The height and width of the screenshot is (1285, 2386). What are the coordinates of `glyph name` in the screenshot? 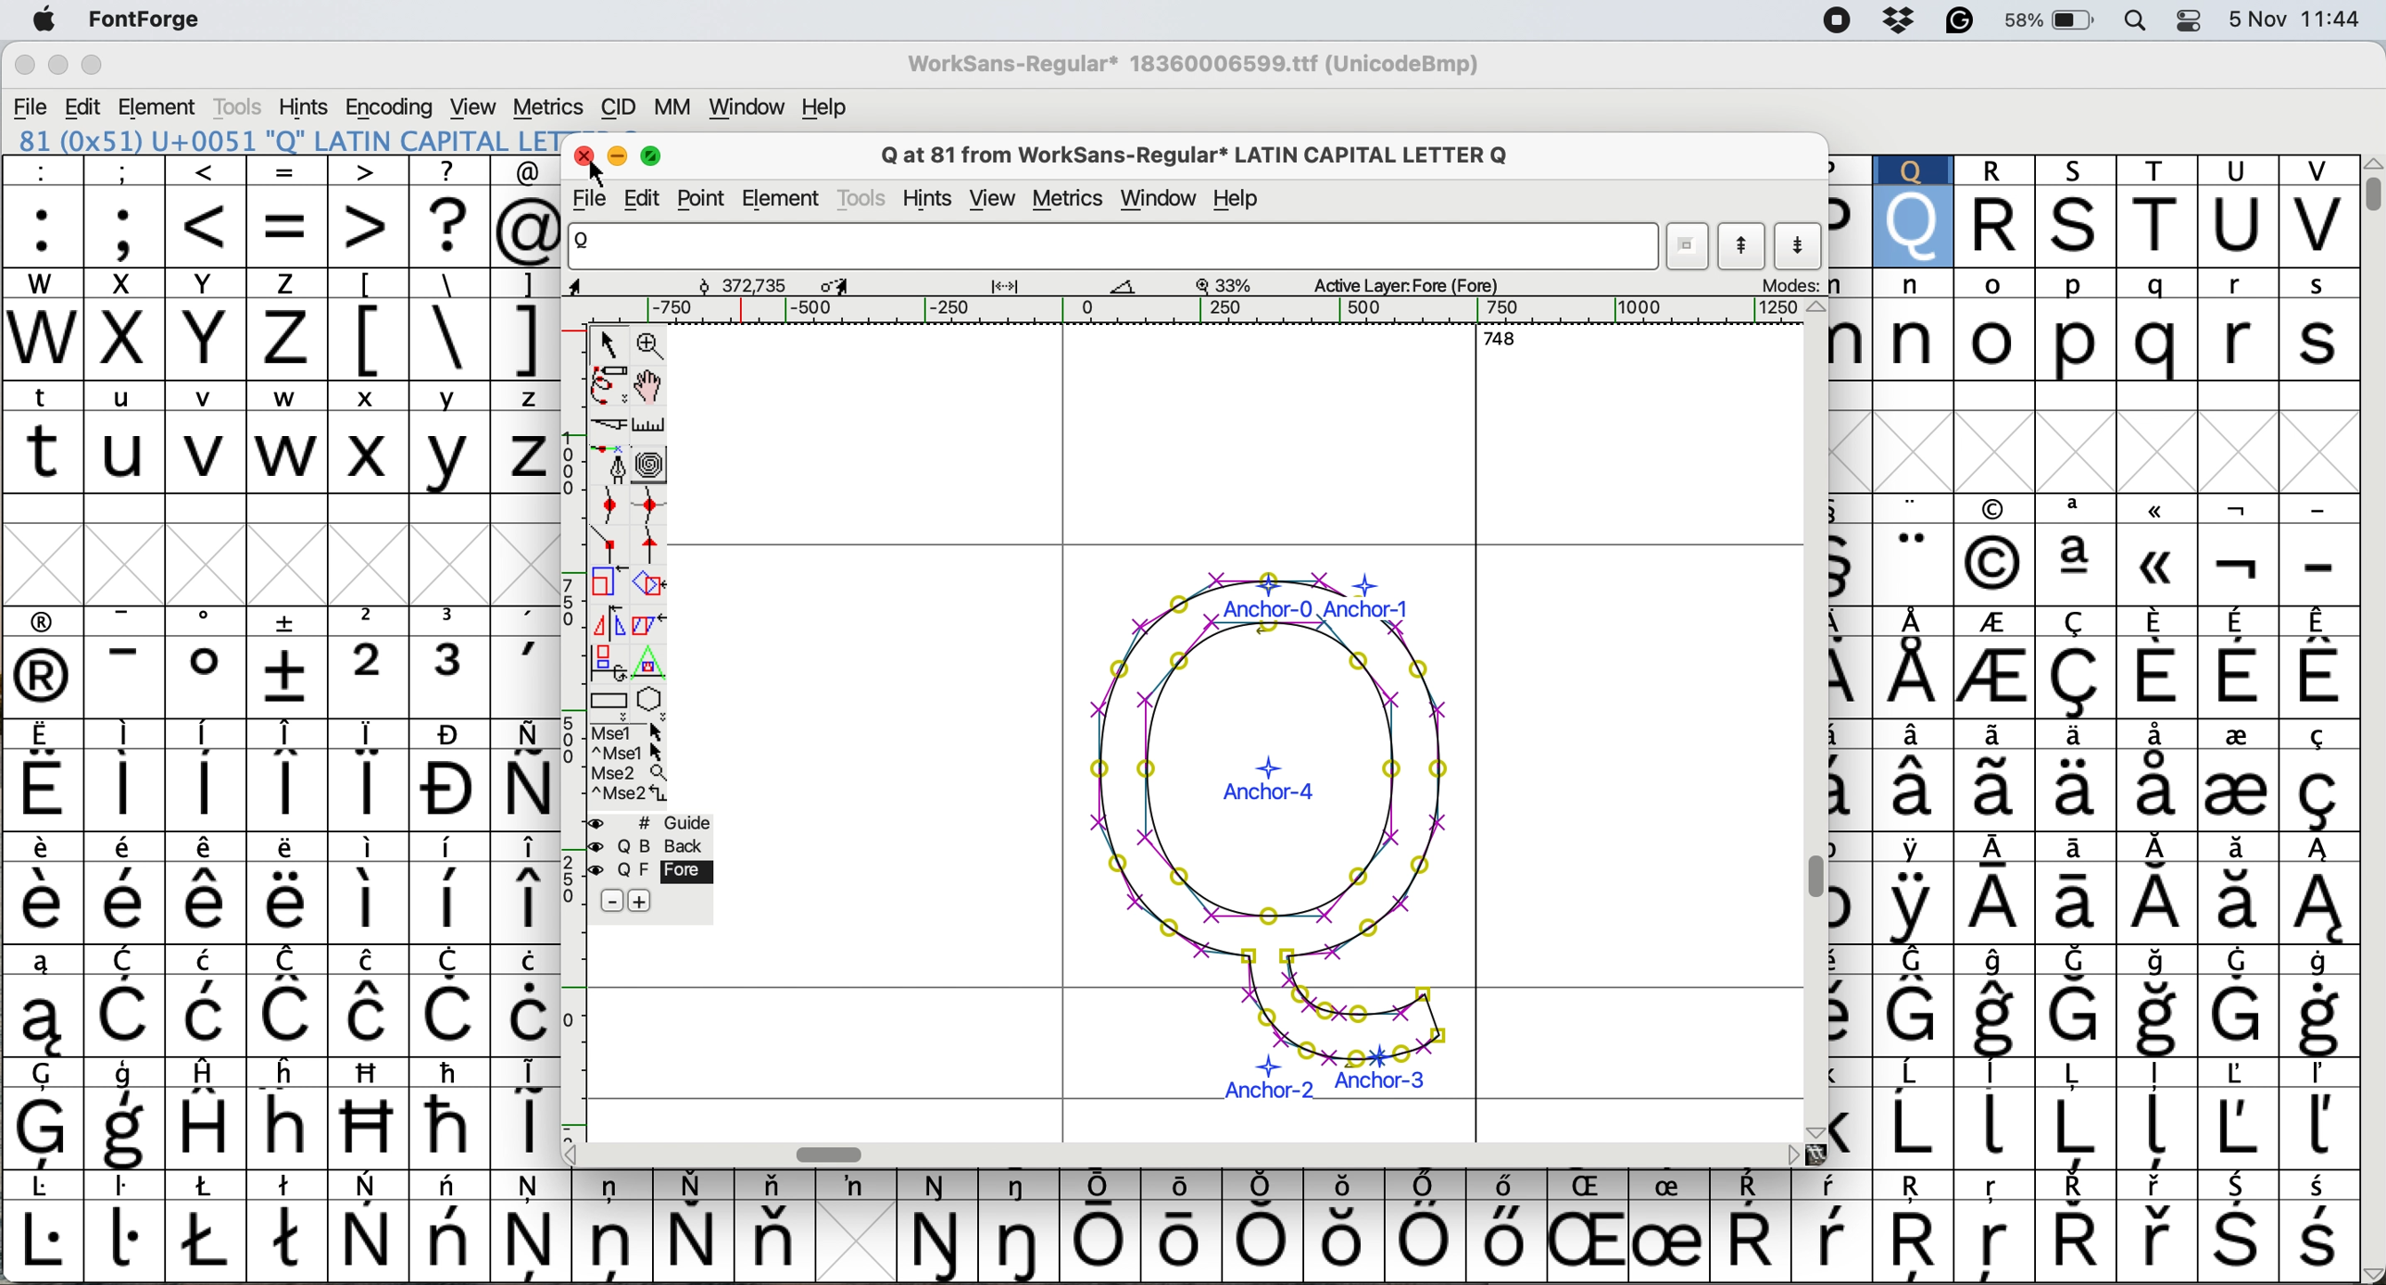 It's located at (1114, 247).